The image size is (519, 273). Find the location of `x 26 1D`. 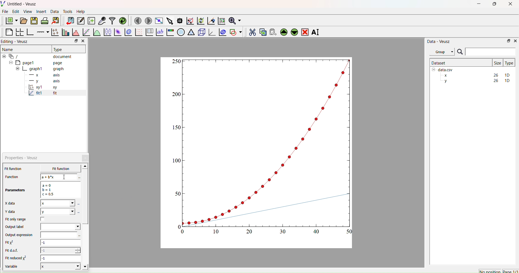

x 26 1D is located at coordinates (475, 75).